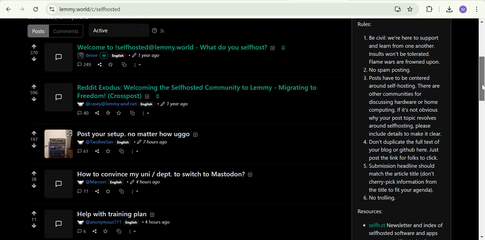 The image size is (485, 240). I want to click on User ID, so click(101, 141).